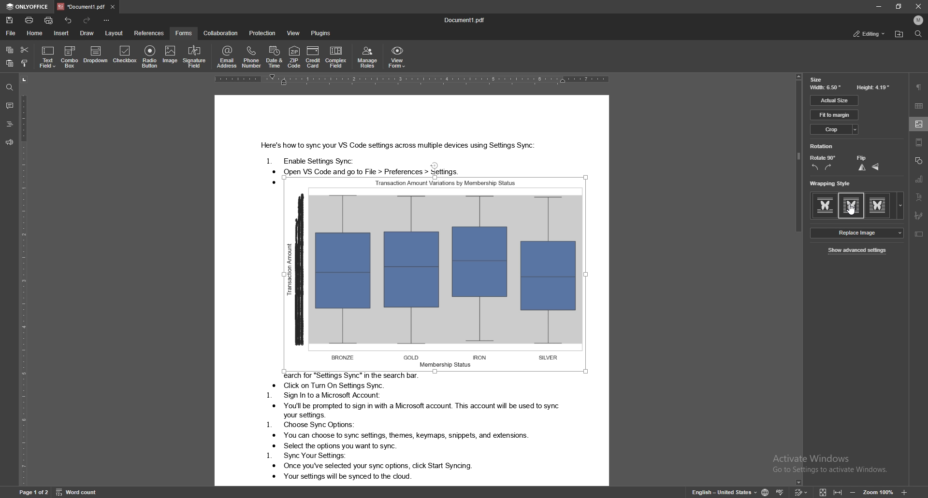 The width and height of the screenshot is (928, 498). What do you see at coordinates (878, 492) in the screenshot?
I see `zoom` at bounding box center [878, 492].